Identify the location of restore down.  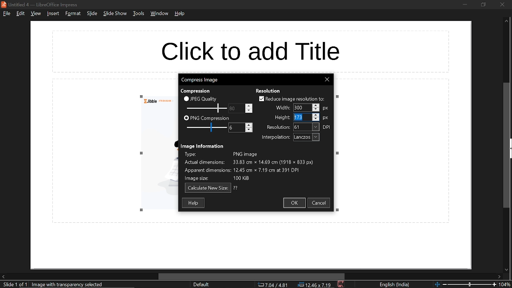
(484, 5).